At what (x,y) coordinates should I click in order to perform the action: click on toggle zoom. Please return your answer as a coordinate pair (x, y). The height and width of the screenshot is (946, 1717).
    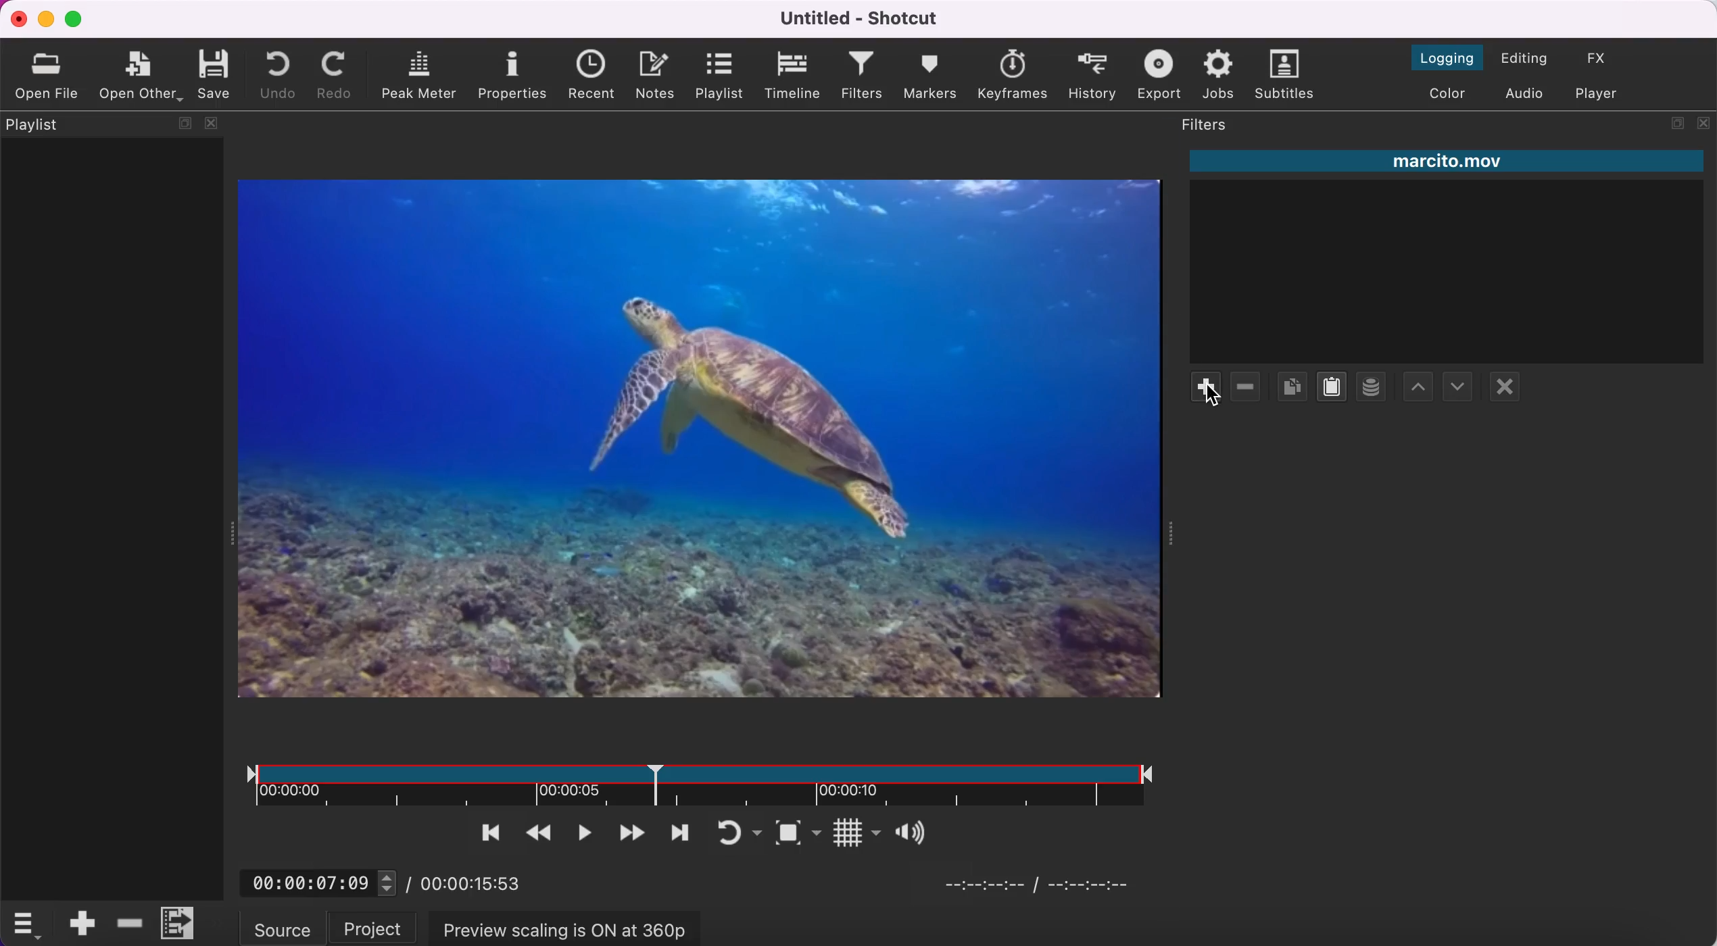
    Looking at the image, I should click on (773, 832).